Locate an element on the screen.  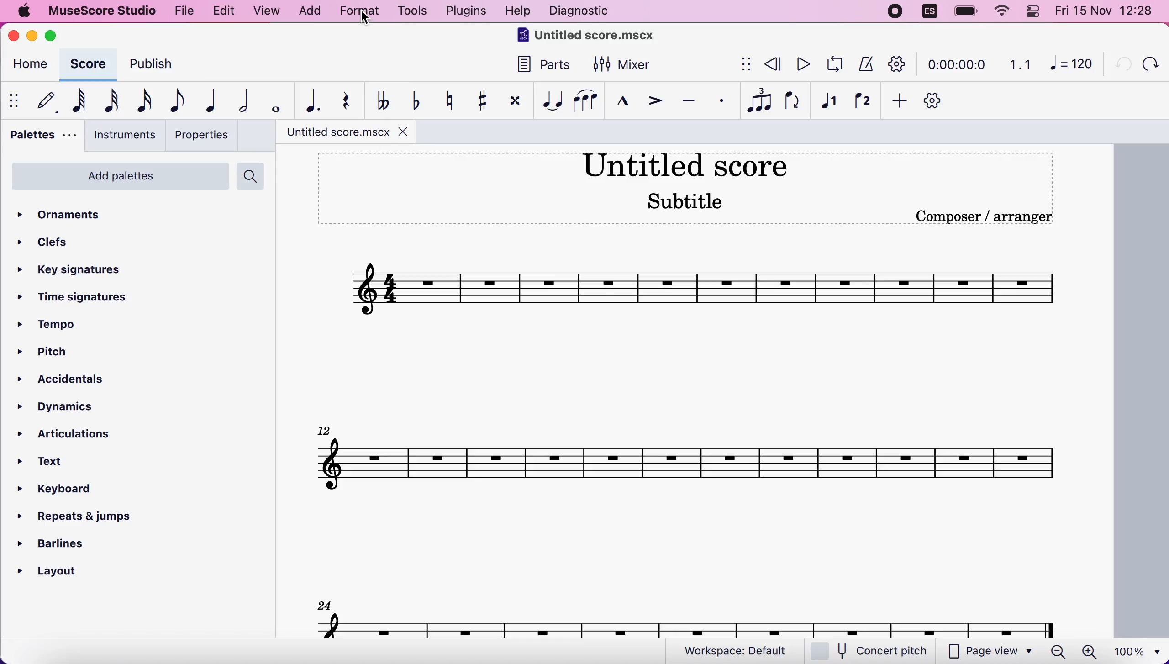
Subtitle is located at coordinates (687, 200).